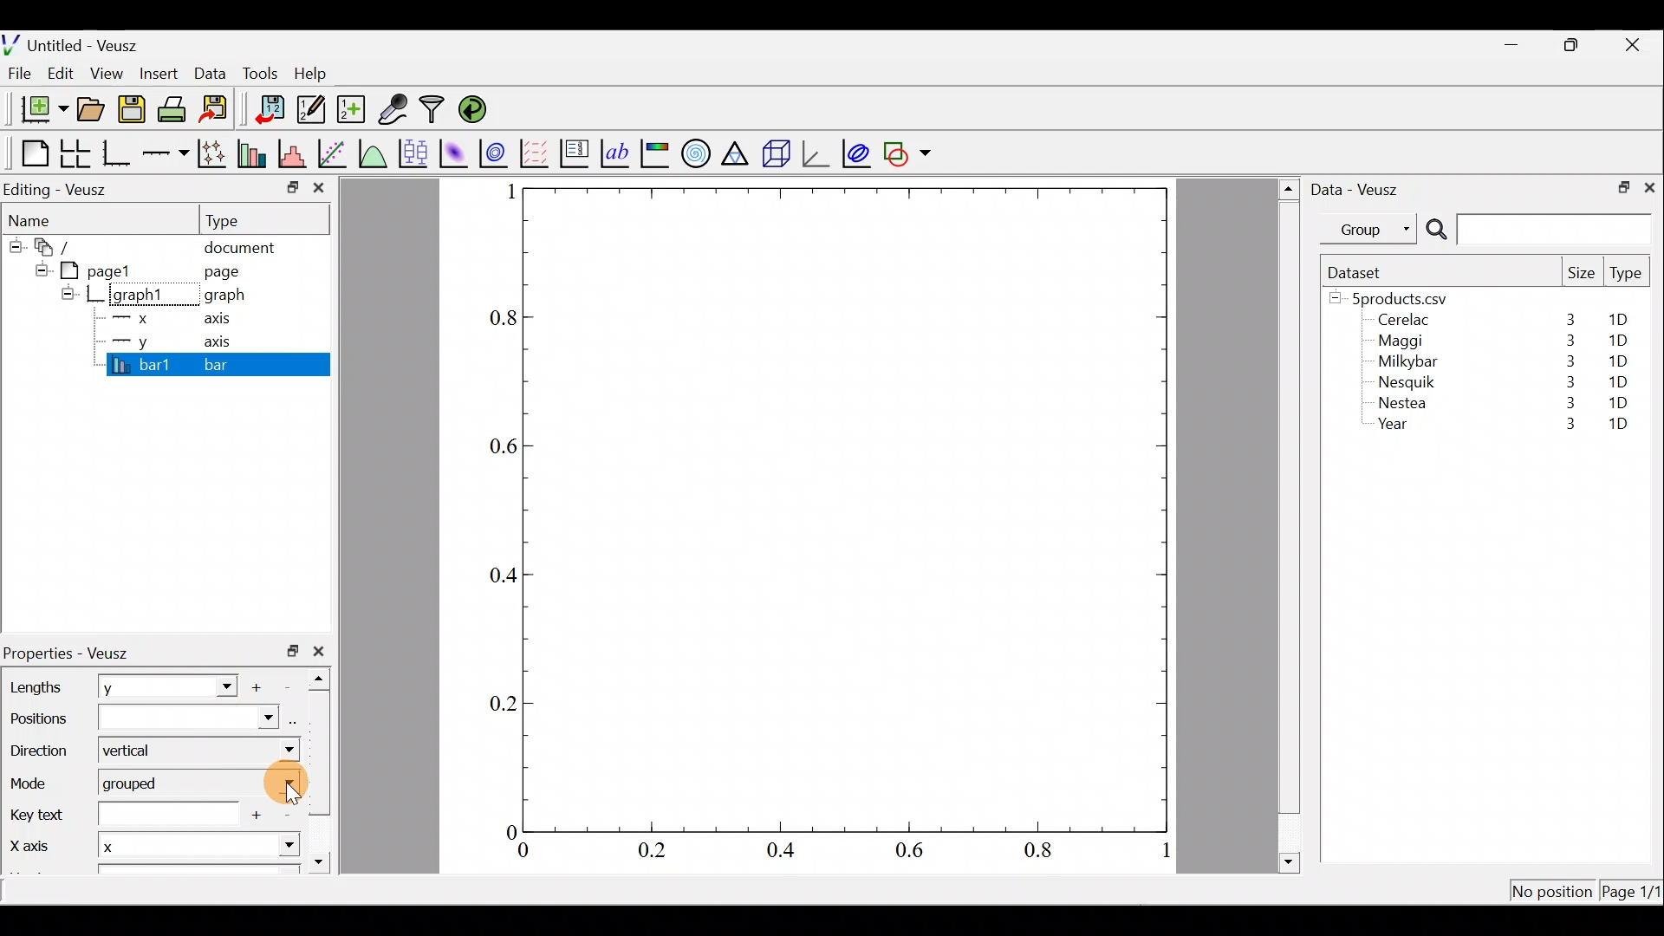  Describe the element at coordinates (1614, 361) in the screenshot. I see `1D` at that location.